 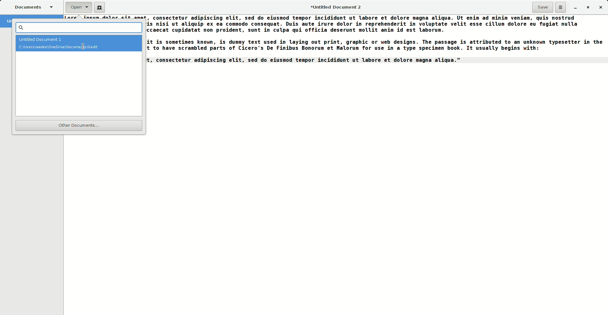 I want to click on File path, so click(x=79, y=48).